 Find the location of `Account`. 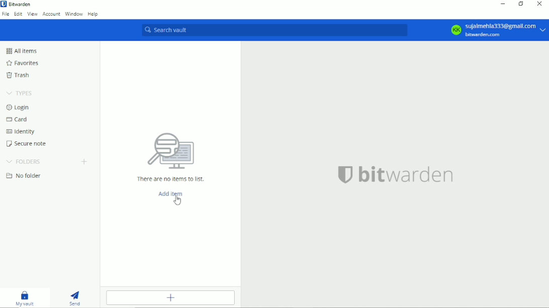

Account is located at coordinates (51, 14).